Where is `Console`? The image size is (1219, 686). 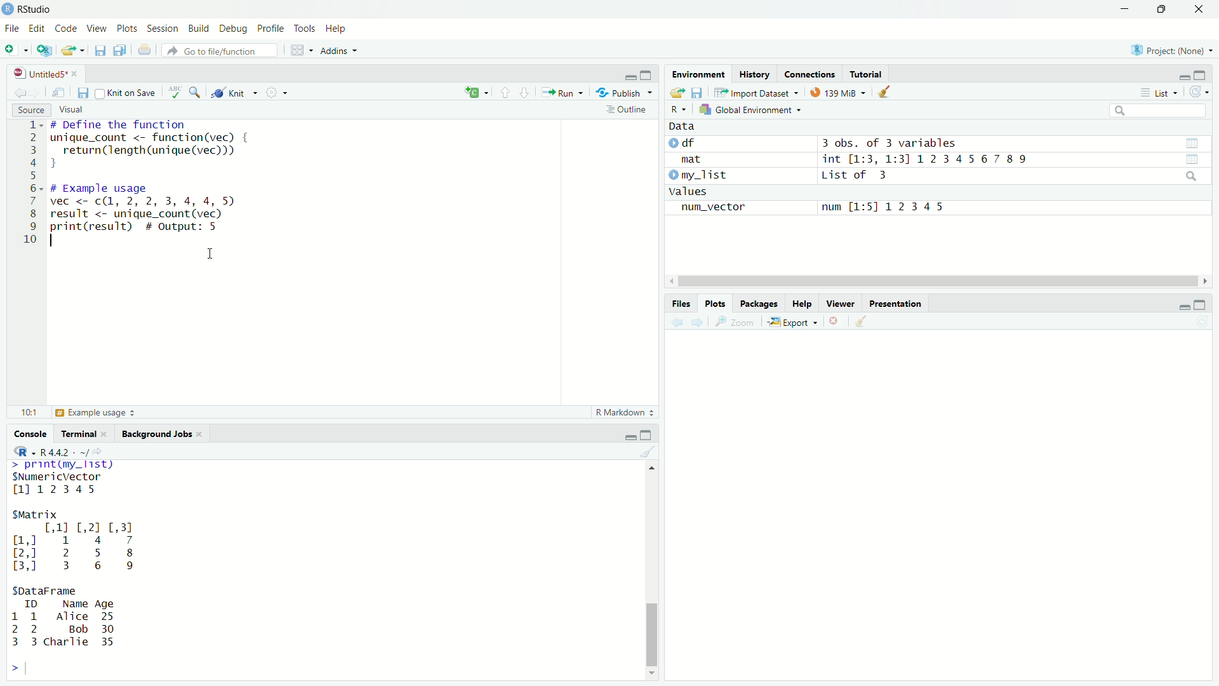
Console is located at coordinates (32, 433).